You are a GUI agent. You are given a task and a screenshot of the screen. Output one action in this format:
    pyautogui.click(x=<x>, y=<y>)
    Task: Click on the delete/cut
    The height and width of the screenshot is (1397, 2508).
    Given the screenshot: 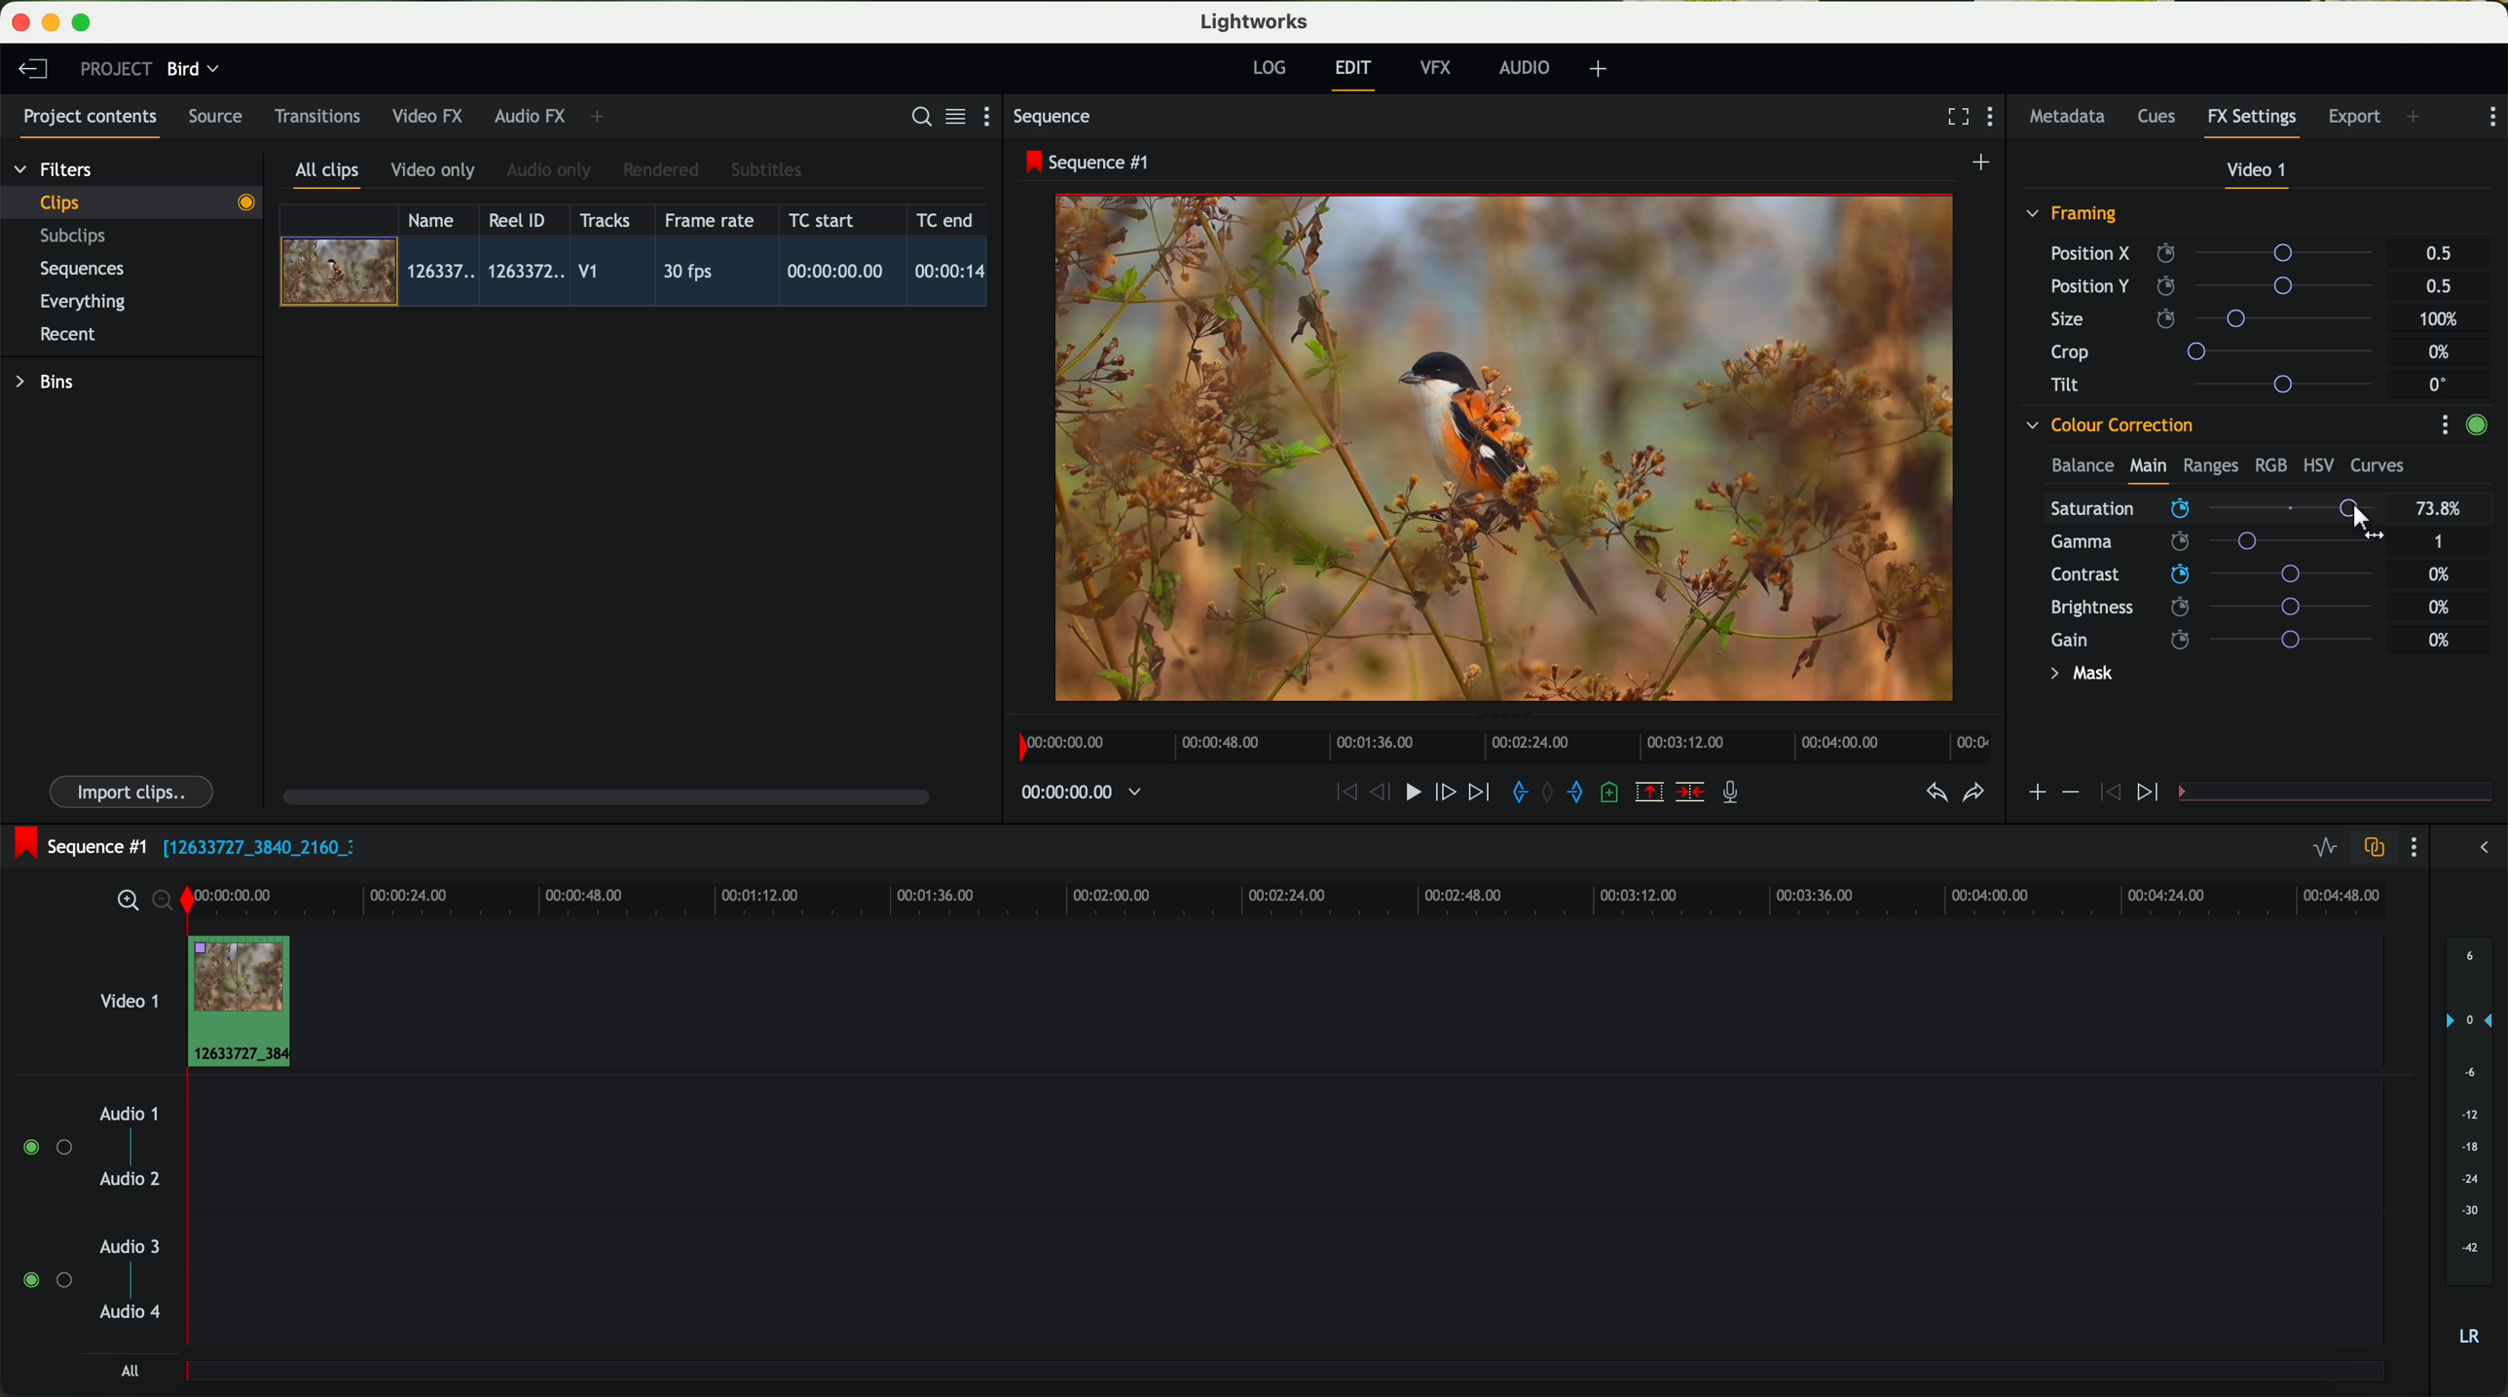 What is the action you would take?
    pyautogui.click(x=1690, y=792)
    